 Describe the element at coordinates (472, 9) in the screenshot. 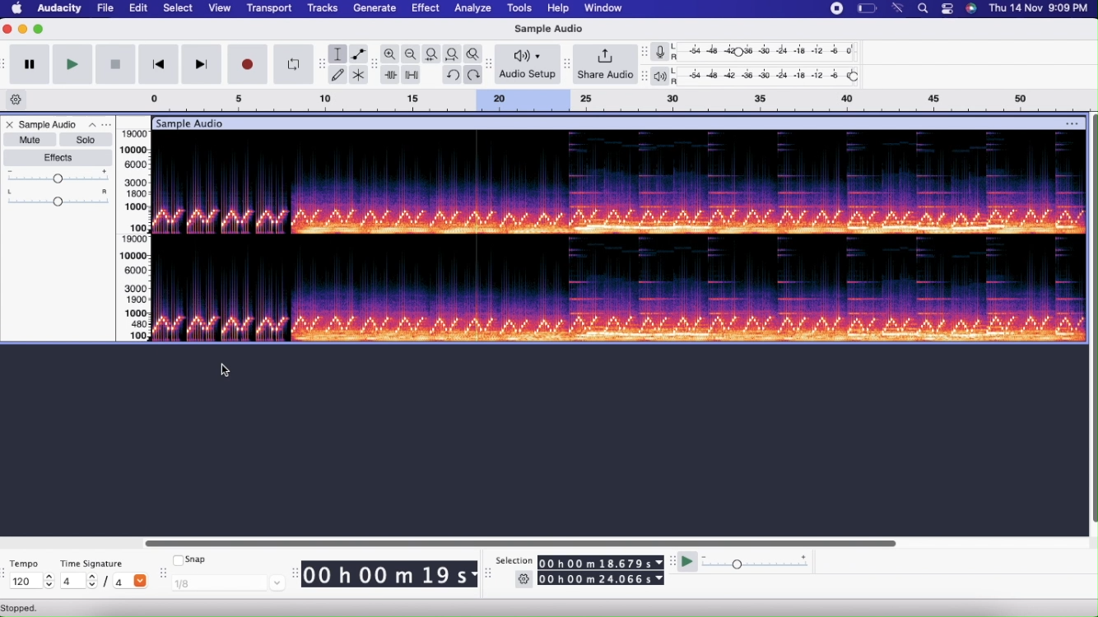

I see `Analyze` at that location.